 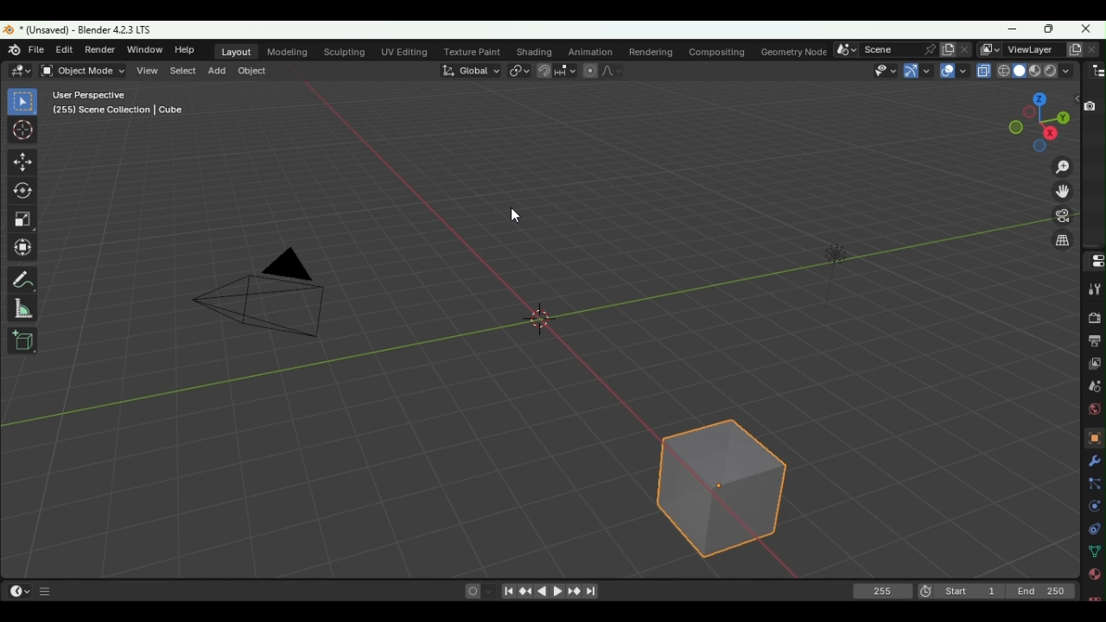 I want to click on Cursor, so click(x=24, y=130).